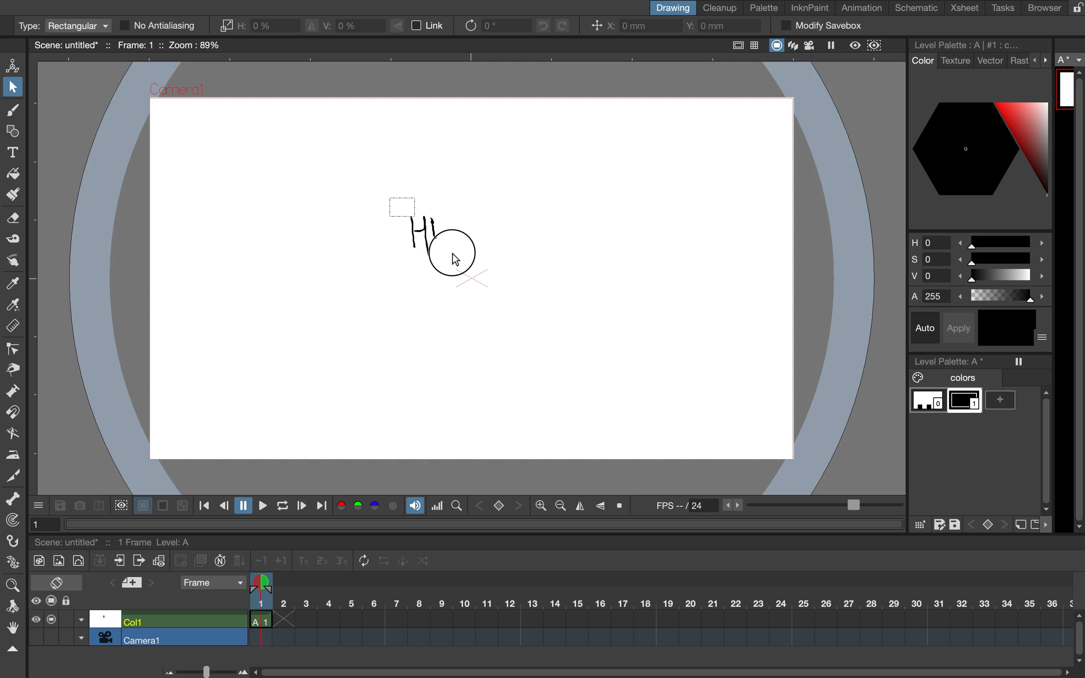  What do you see at coordinates (13, 349) in the screenshot?
I see `control point edit tool` at bounding box center [13, 349].